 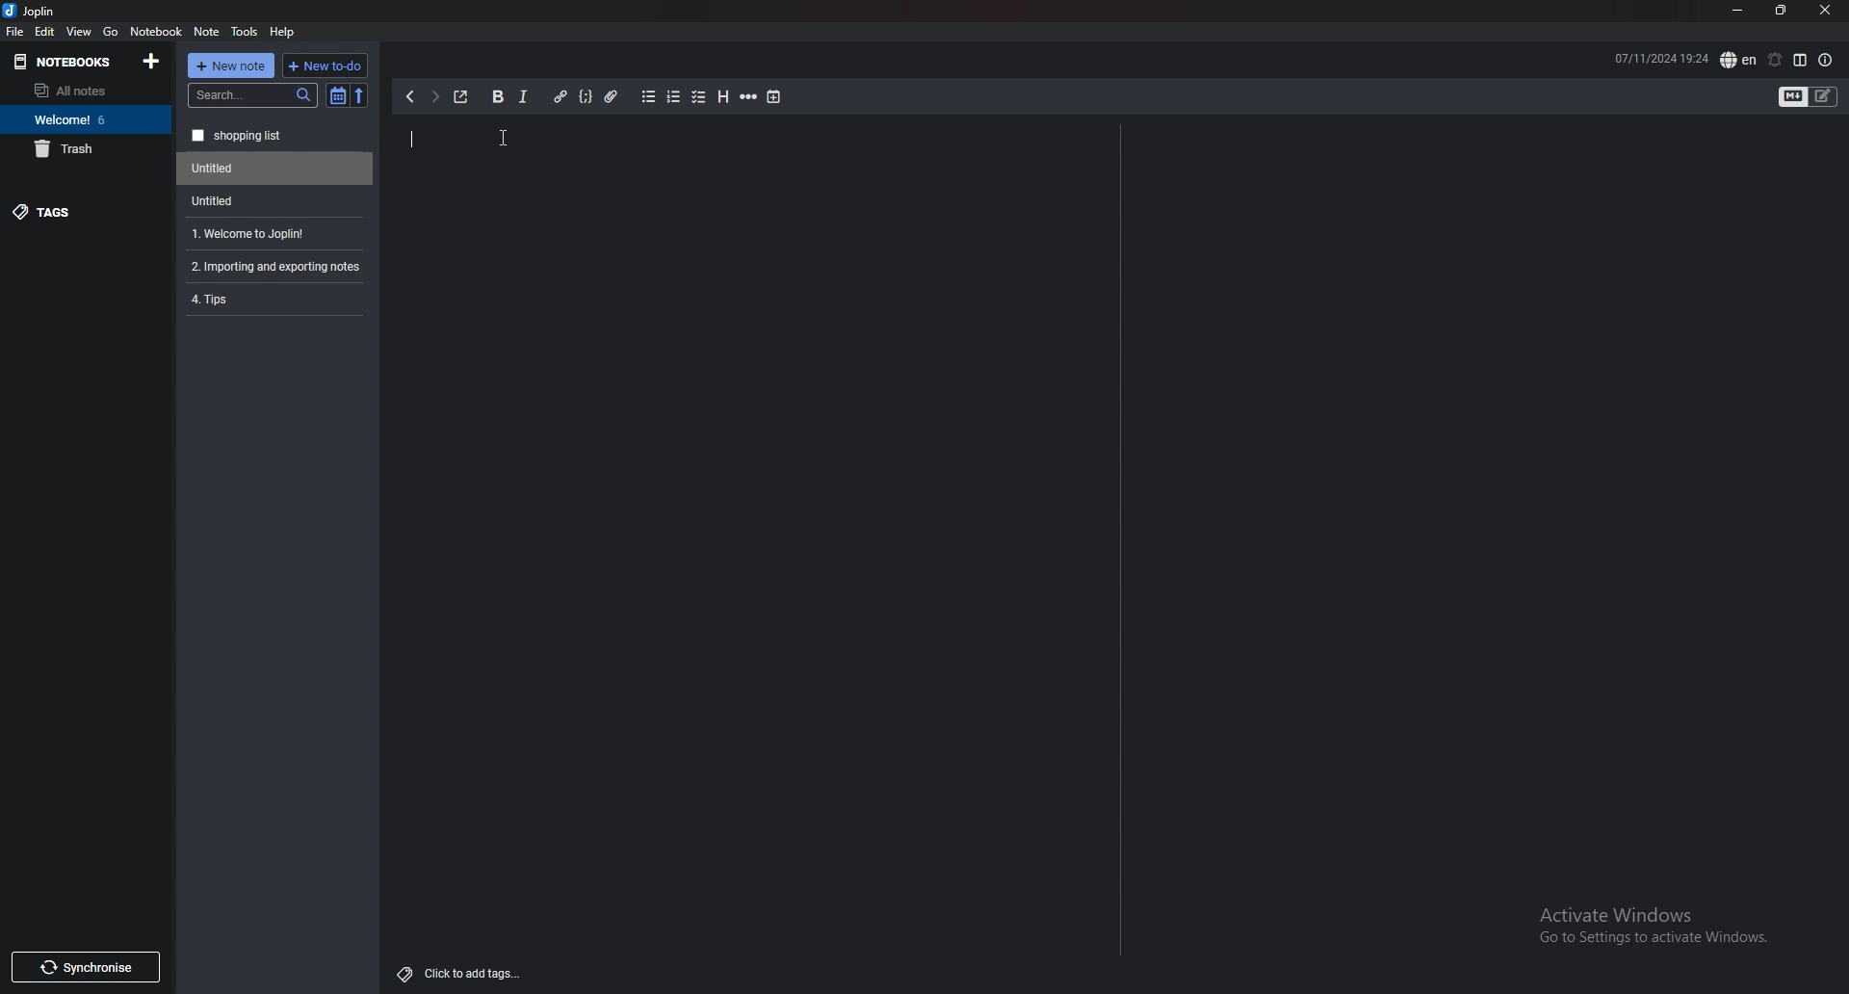 I want to click on toggle editor layout, so click(x=1800, y=60).